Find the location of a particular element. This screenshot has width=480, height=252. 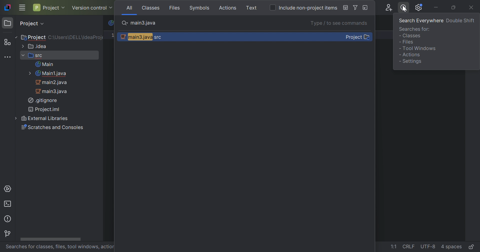

Main menu is located at coordinates (22, 8).